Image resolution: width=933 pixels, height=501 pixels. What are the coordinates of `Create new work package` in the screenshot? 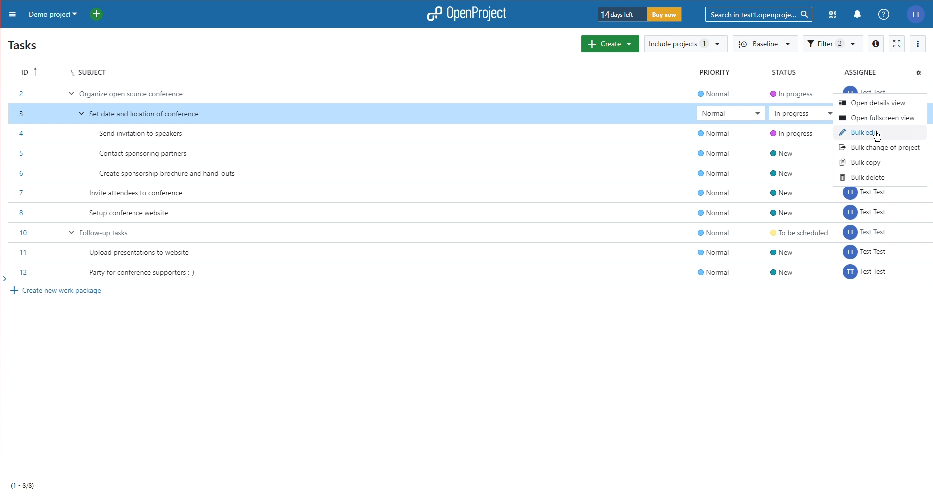 It's located at (59, 291).